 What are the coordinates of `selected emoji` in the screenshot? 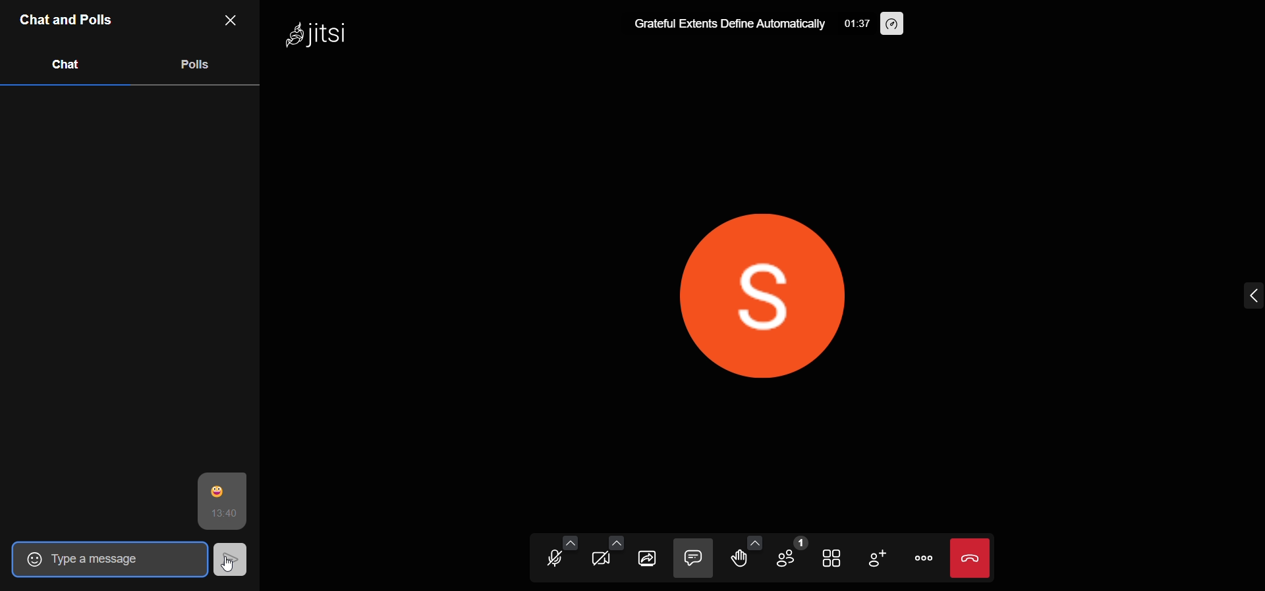 It's located at (121, 560).